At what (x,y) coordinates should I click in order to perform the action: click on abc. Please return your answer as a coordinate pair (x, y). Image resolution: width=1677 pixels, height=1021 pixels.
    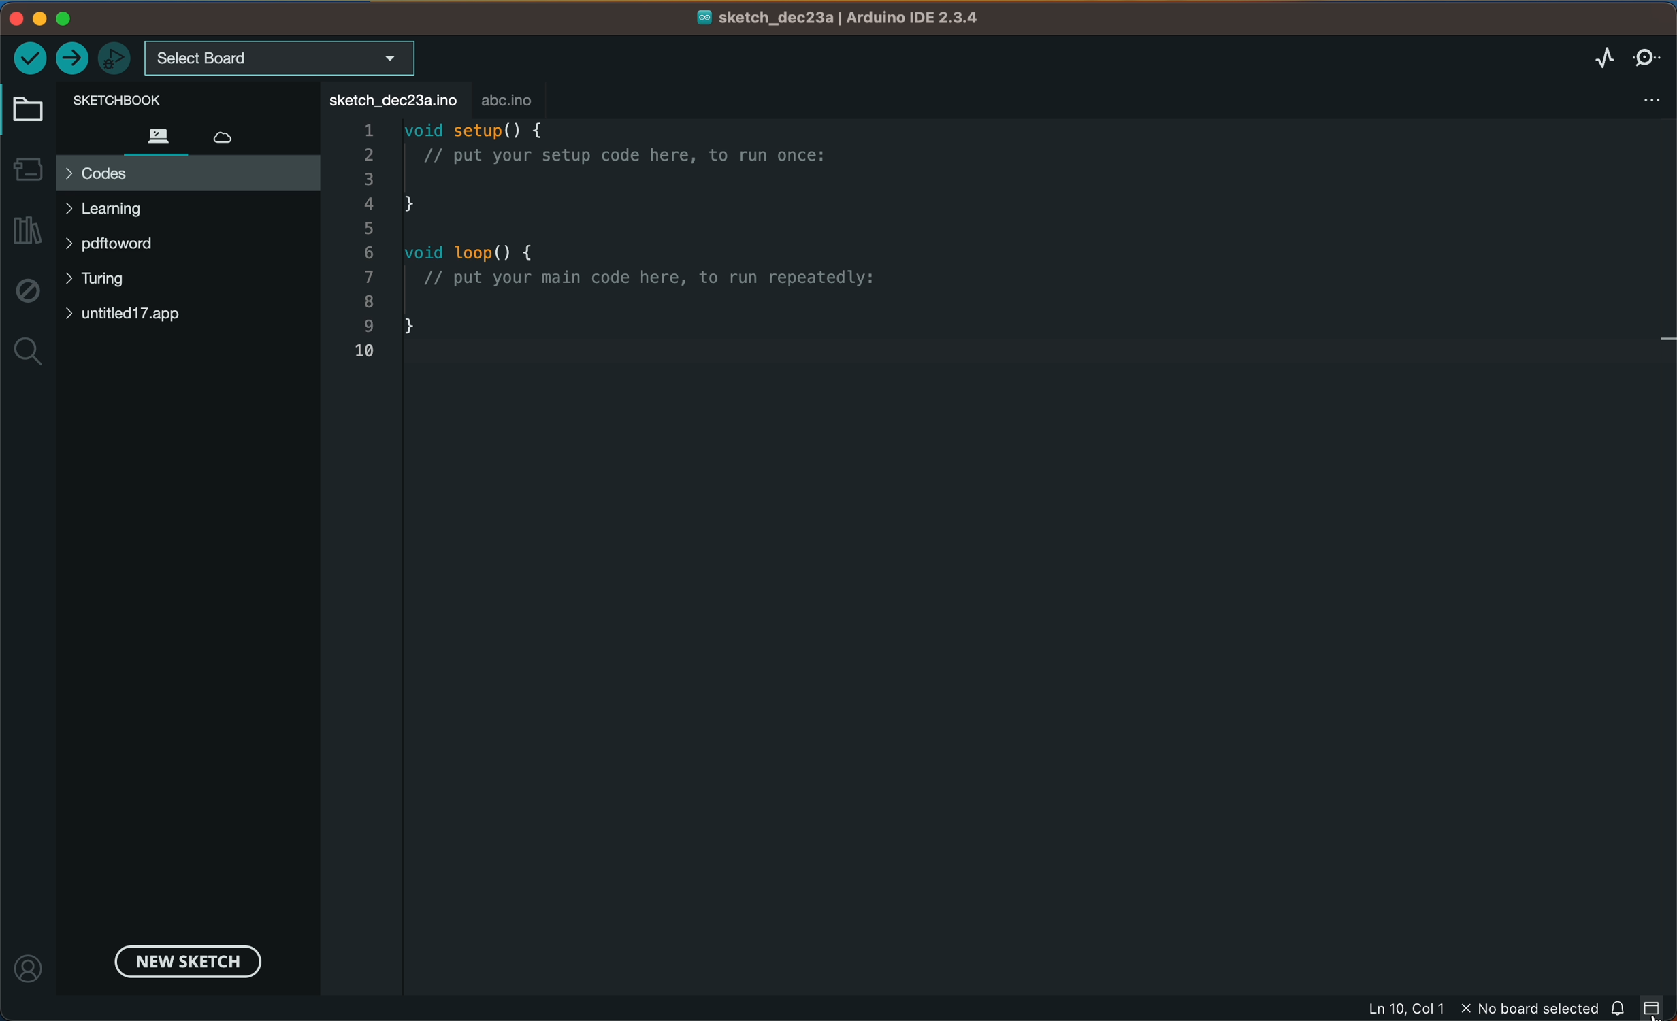
    Looking at the image, I should click on (510, 100).